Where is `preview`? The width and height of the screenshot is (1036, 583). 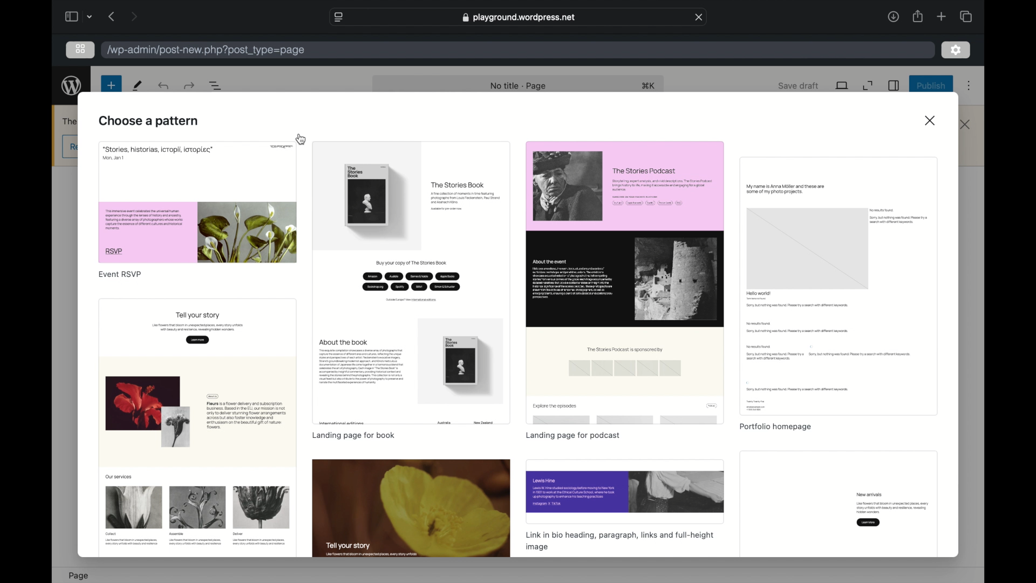
preview is located at coordinates (412, 282).